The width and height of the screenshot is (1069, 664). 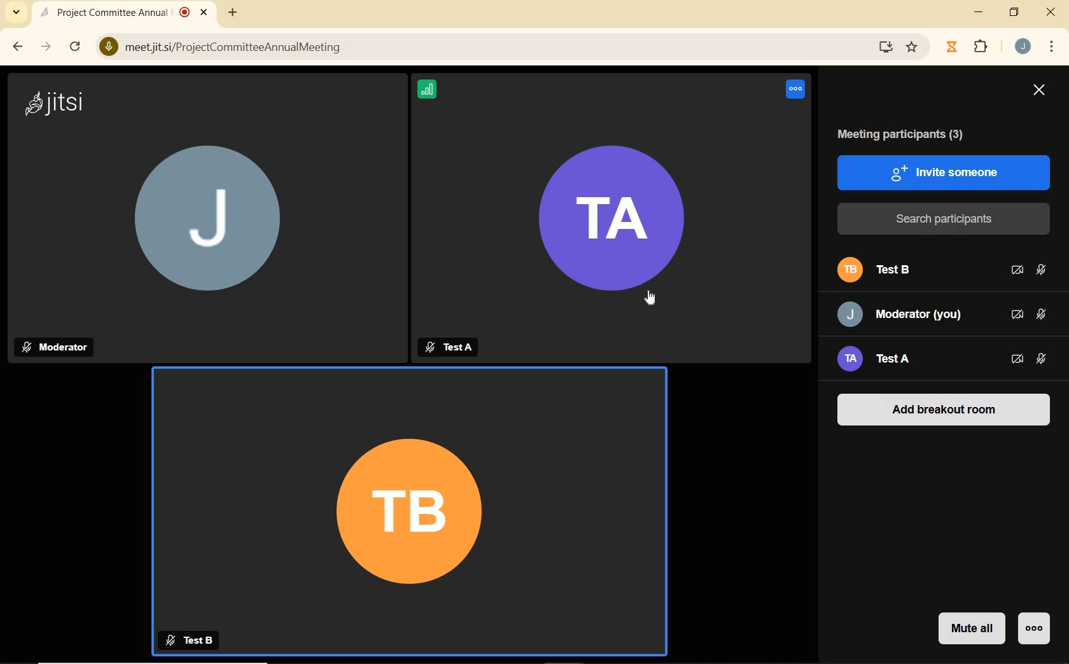 What do you see at coordinates (1051, 13) in the screenshot?
I see `CLOSE` at bounding box center [1051, 13].